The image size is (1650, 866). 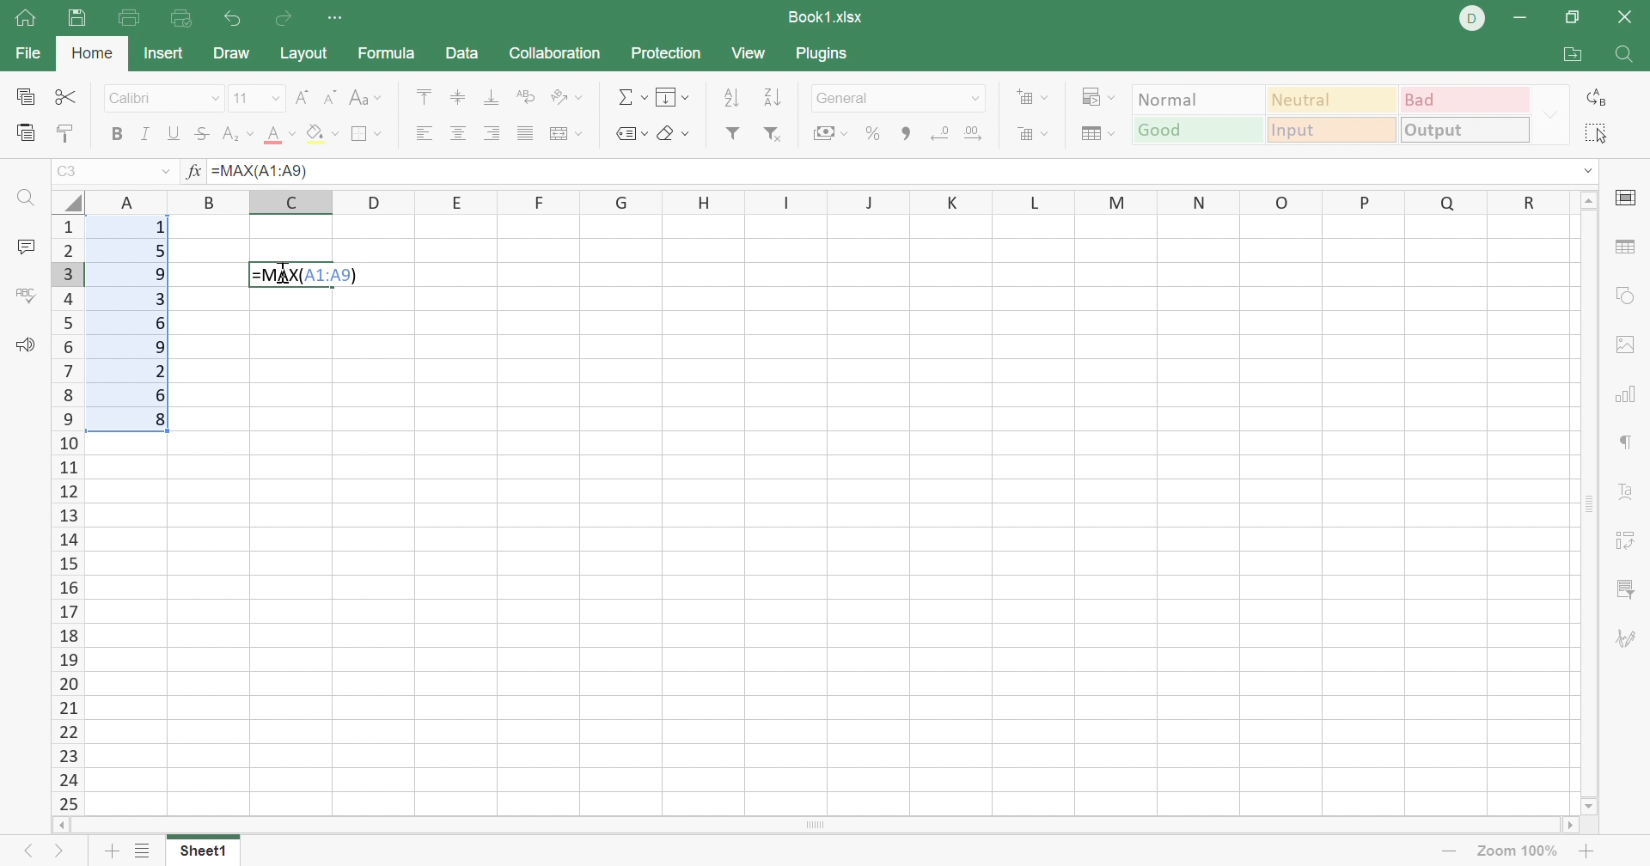 I want to click on Merge and center, so click(x=564, y=135).